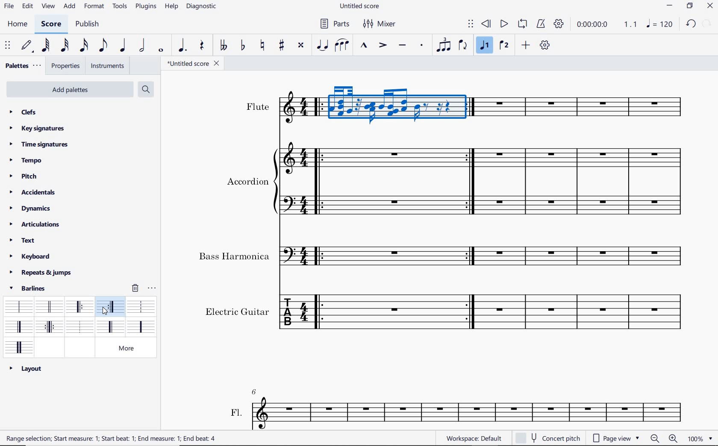  I want to click on quarter note, so click(123, 46).